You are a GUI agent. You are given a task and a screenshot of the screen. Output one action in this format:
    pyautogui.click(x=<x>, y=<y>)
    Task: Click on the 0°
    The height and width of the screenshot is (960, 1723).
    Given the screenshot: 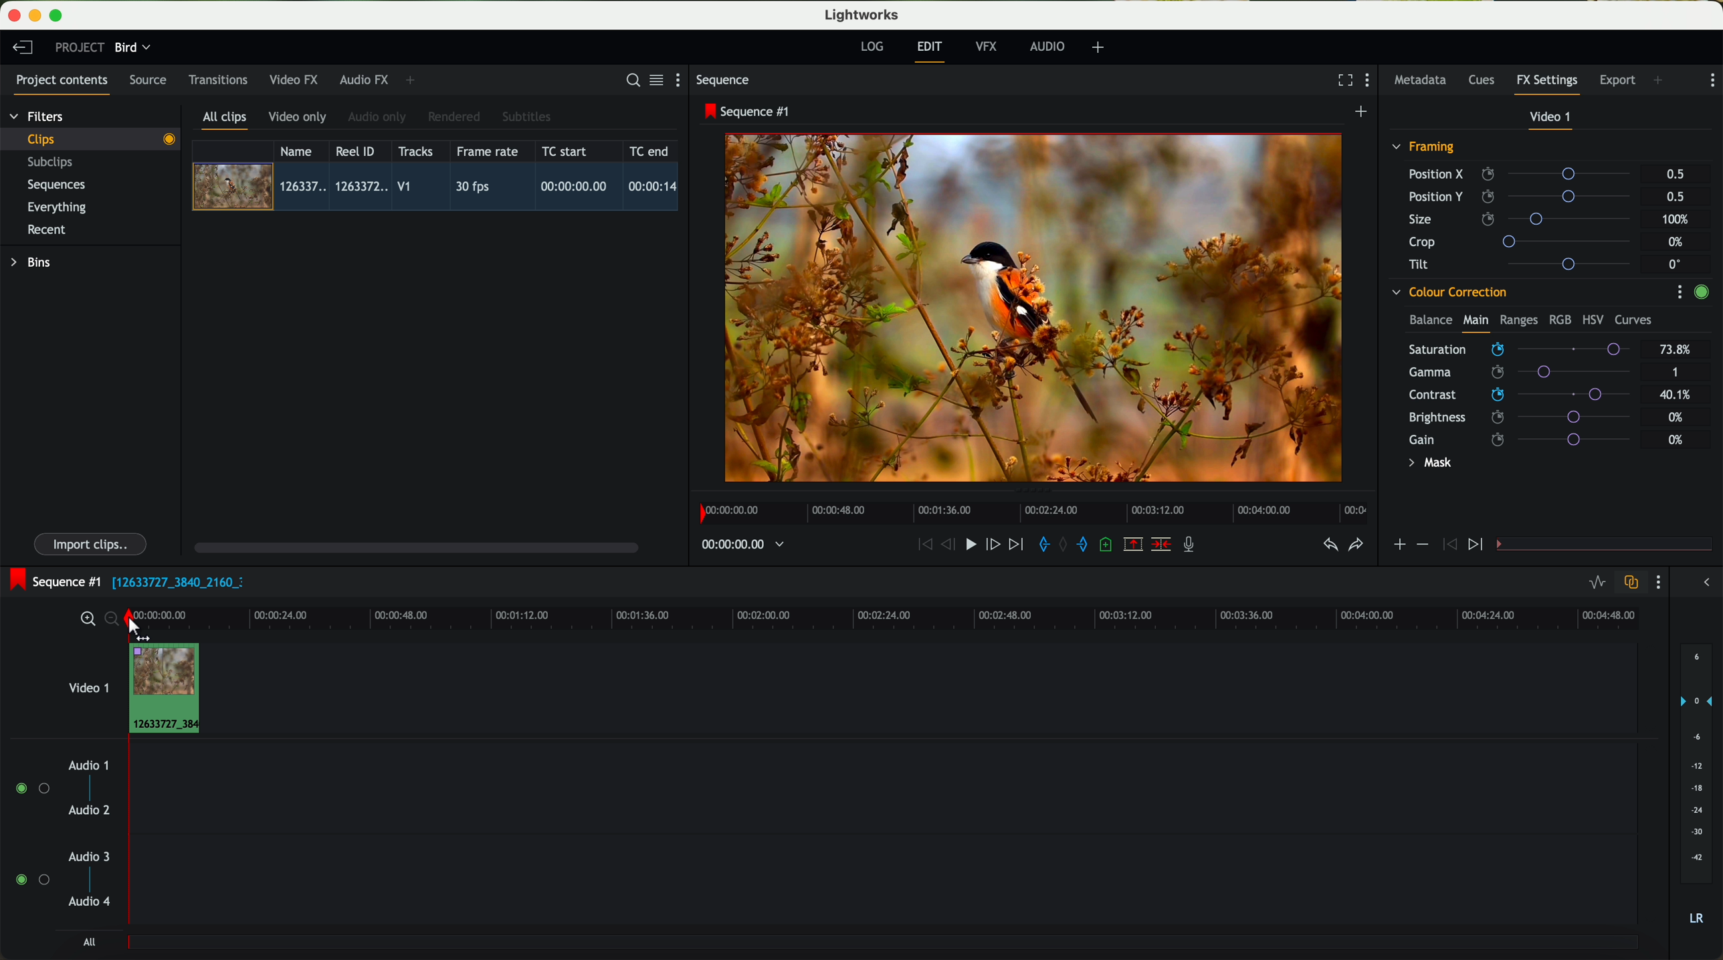 What is the action you would take?
    pyautogui.click(x=1676, y=264)
    